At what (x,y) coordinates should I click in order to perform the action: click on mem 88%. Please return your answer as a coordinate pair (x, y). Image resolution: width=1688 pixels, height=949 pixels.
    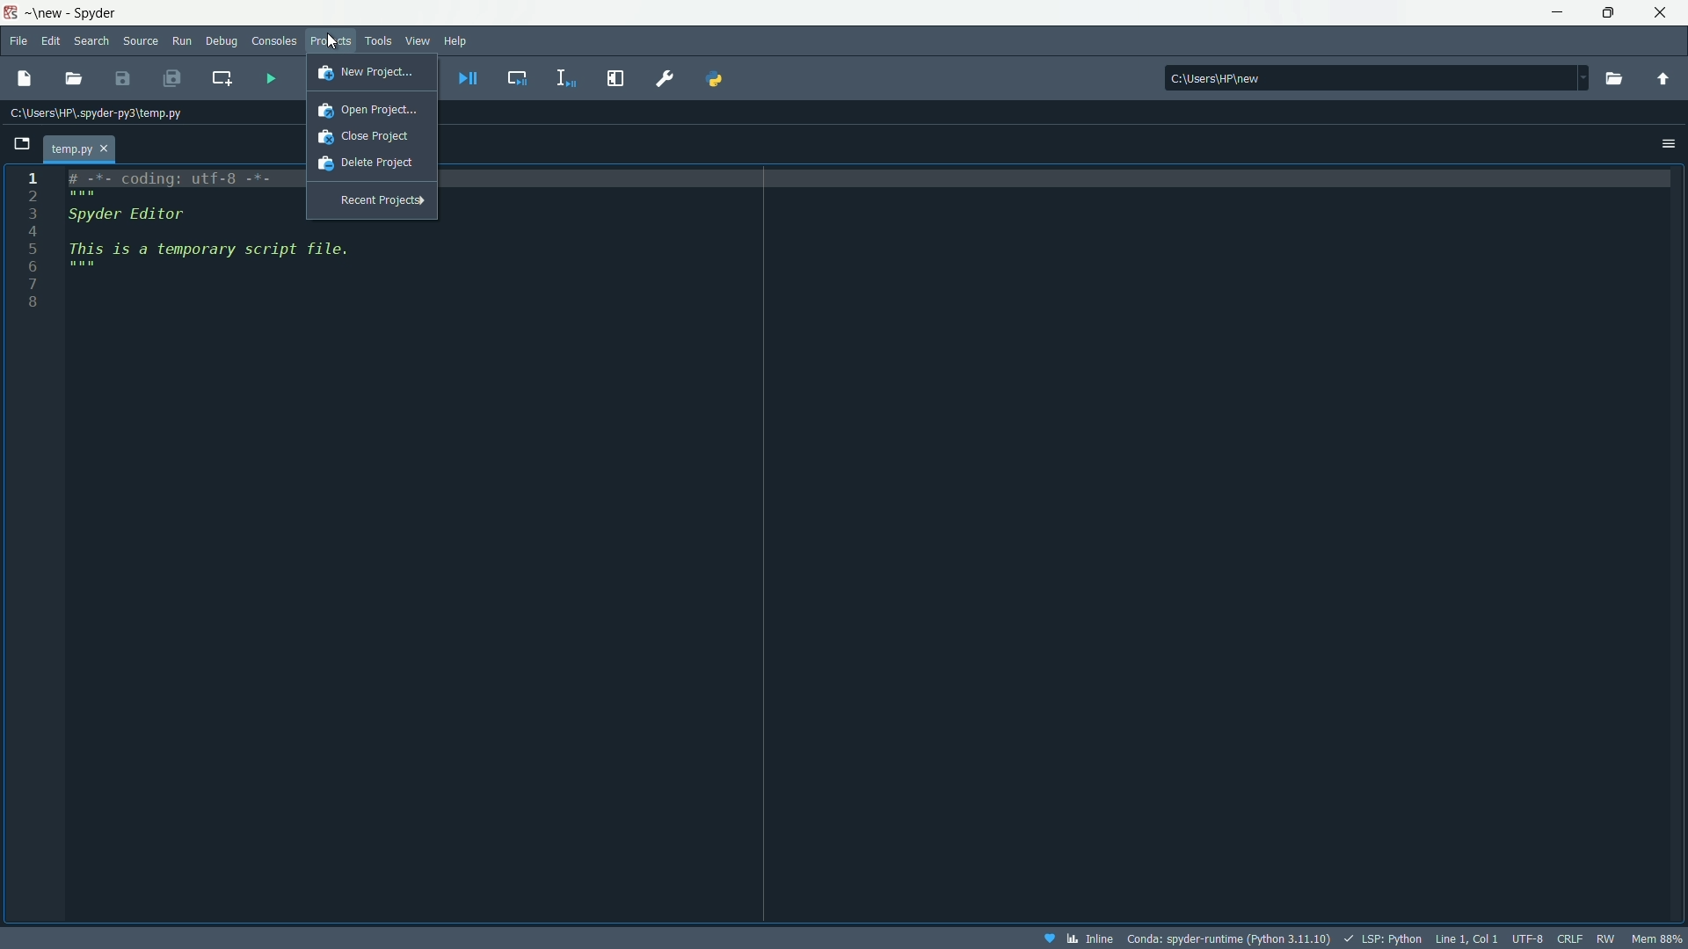
    Looking at the image, I should click on (1659, 938).